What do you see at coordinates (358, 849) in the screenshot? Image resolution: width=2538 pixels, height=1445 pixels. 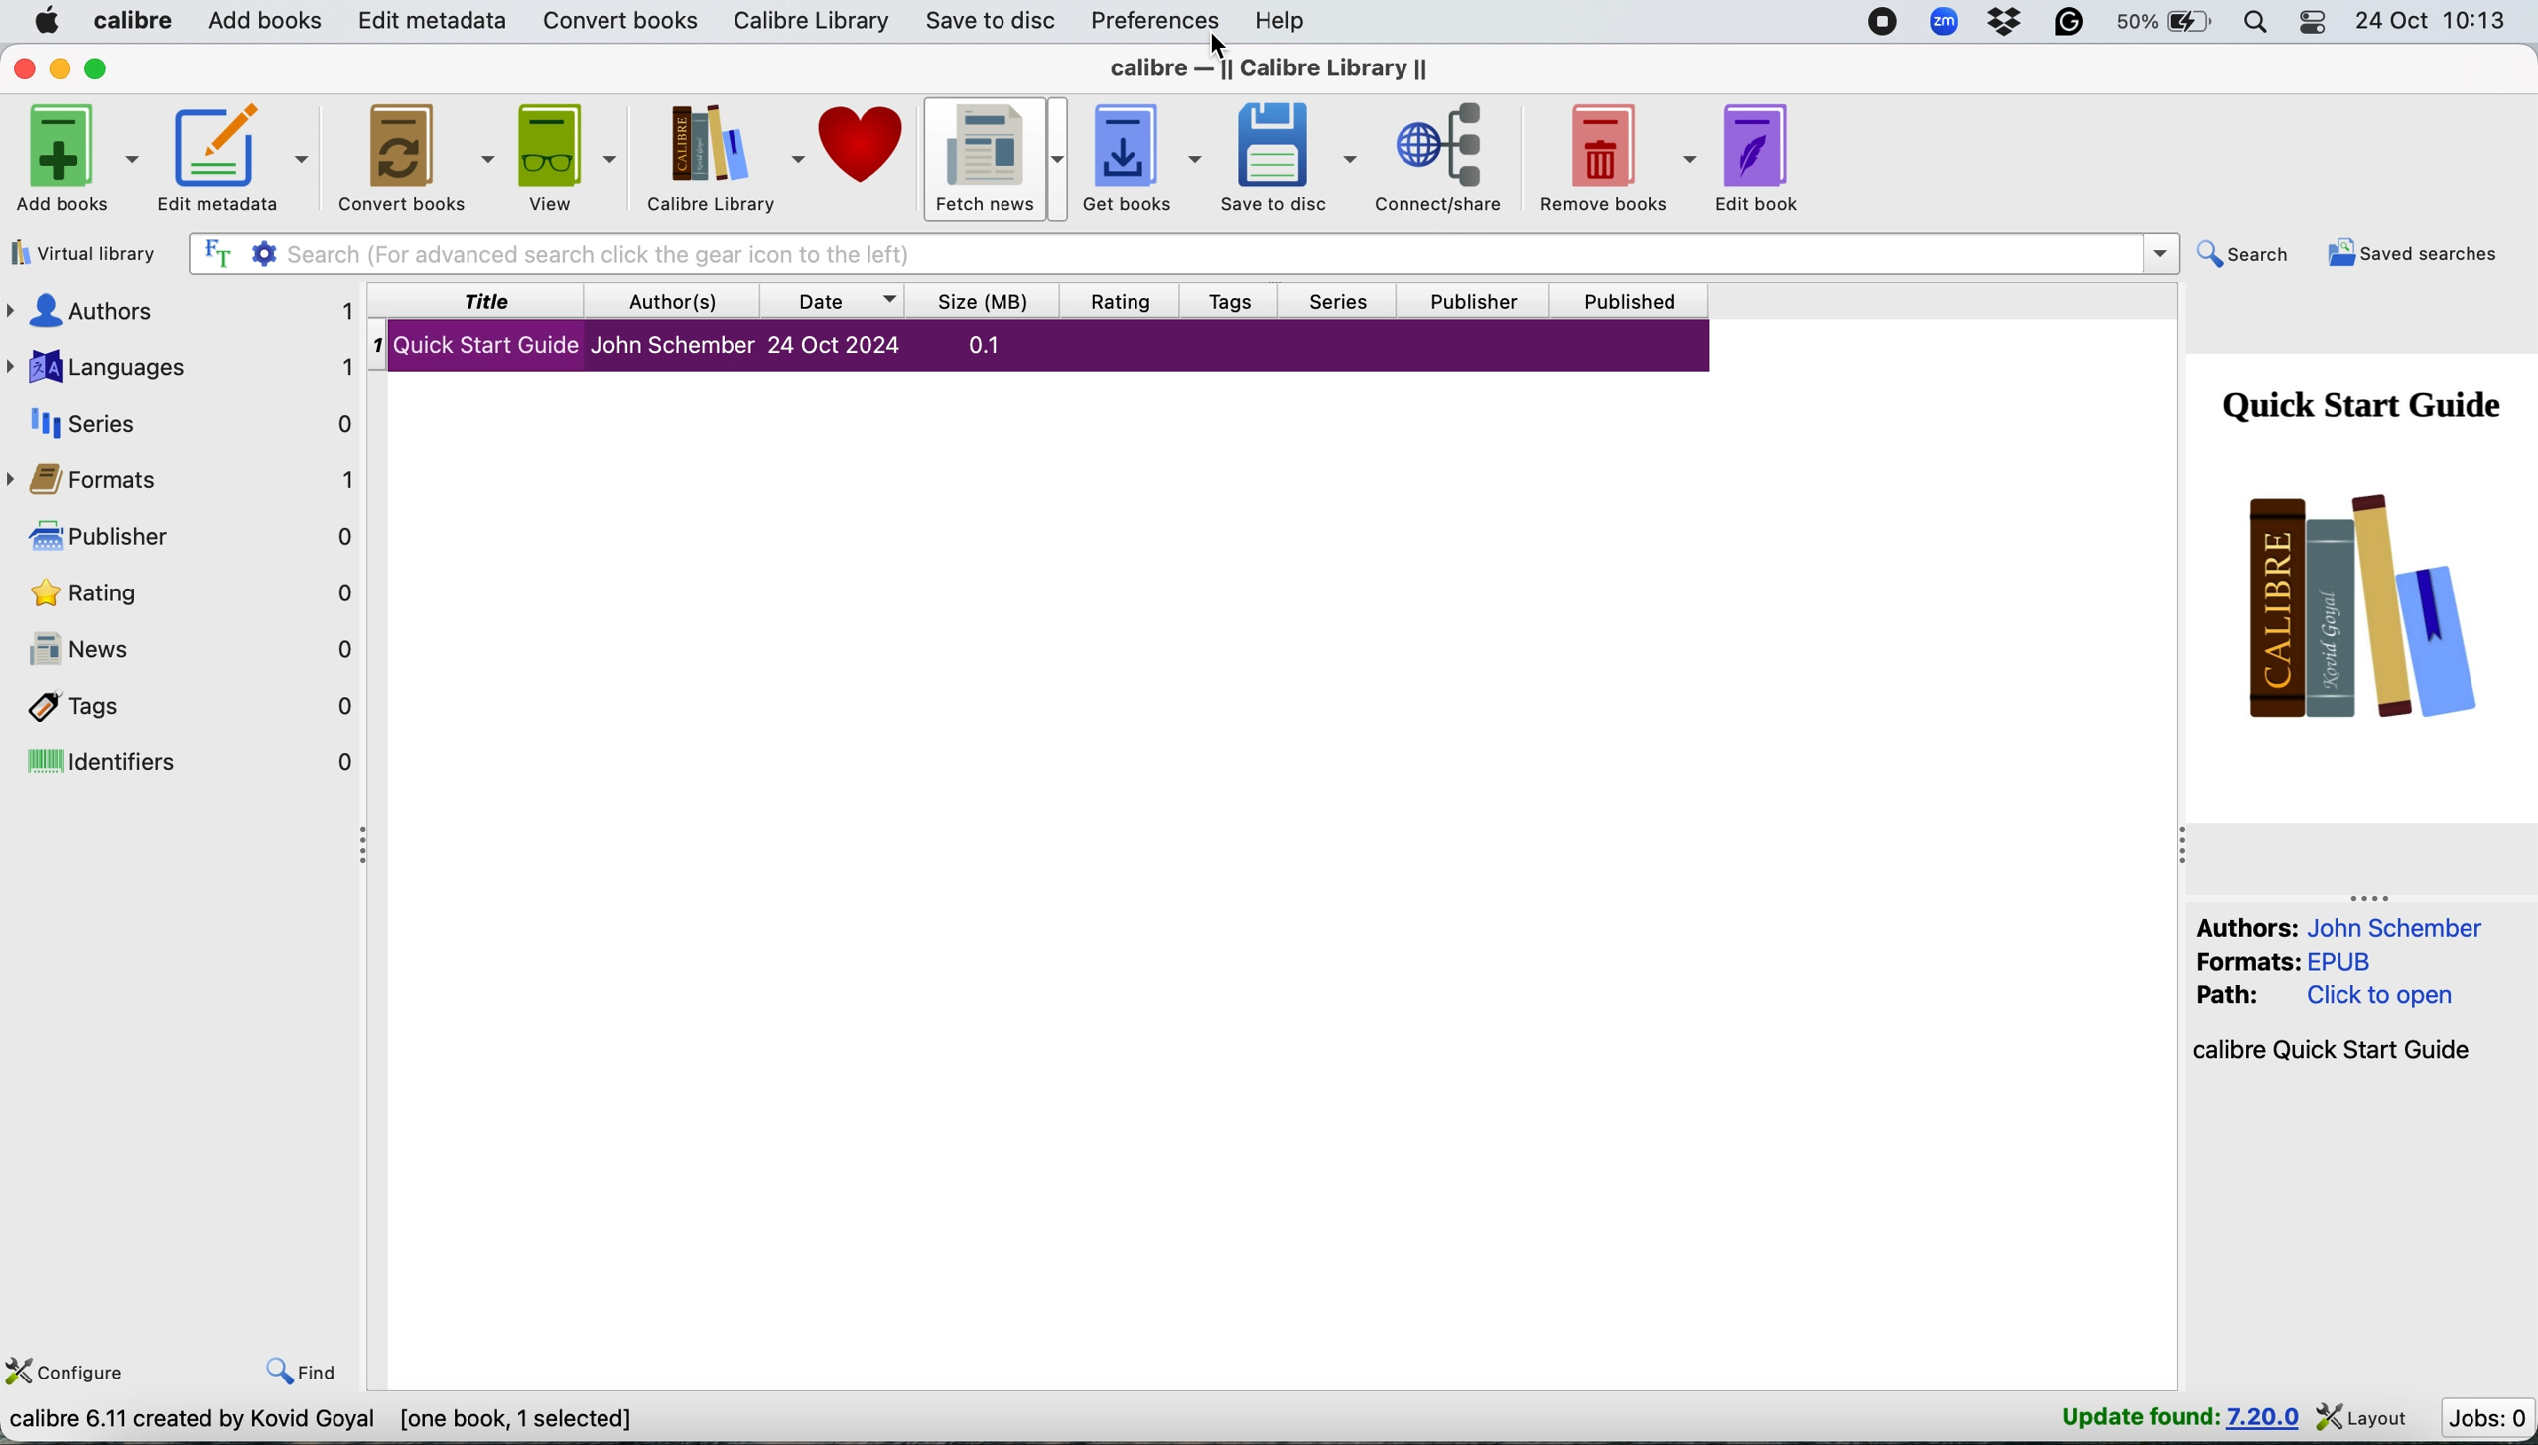 I see `collapse` at bounding box center [358, 849].